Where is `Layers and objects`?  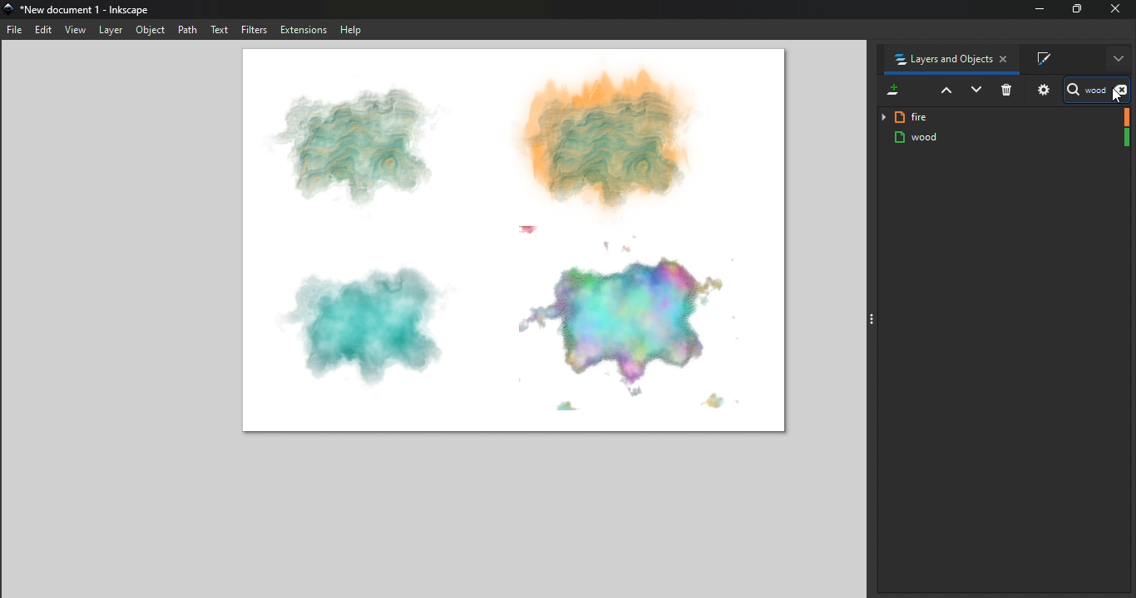 Layers and objects is located at coordinates (946, 58).